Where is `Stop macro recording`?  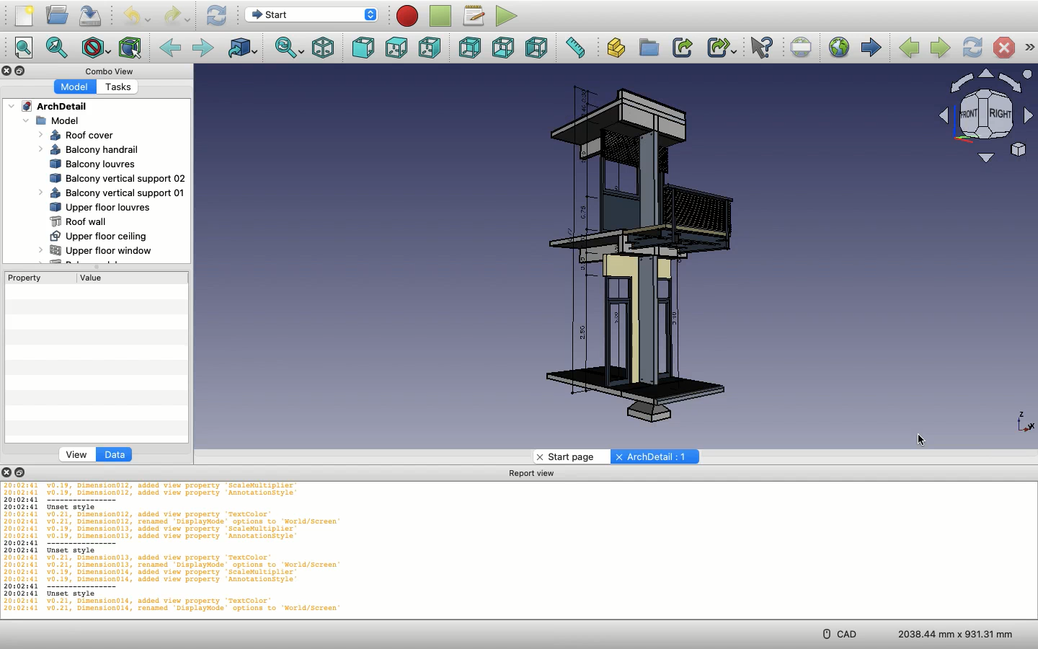
Stop macro recording is located at coordinates (441, 17).